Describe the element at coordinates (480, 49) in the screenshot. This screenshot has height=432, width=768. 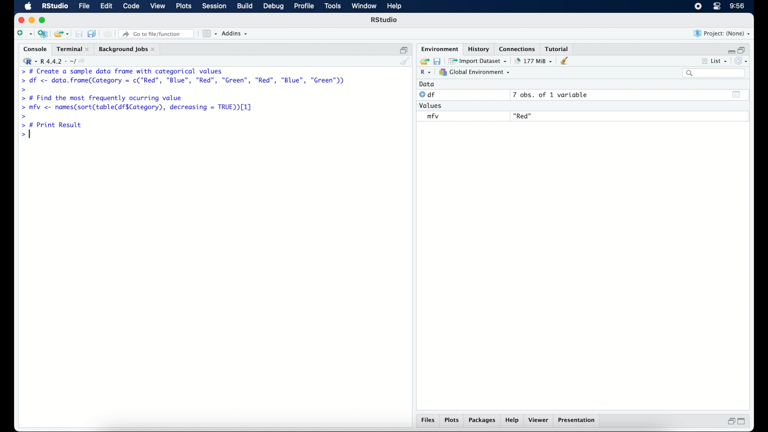
I see `history` at that location.